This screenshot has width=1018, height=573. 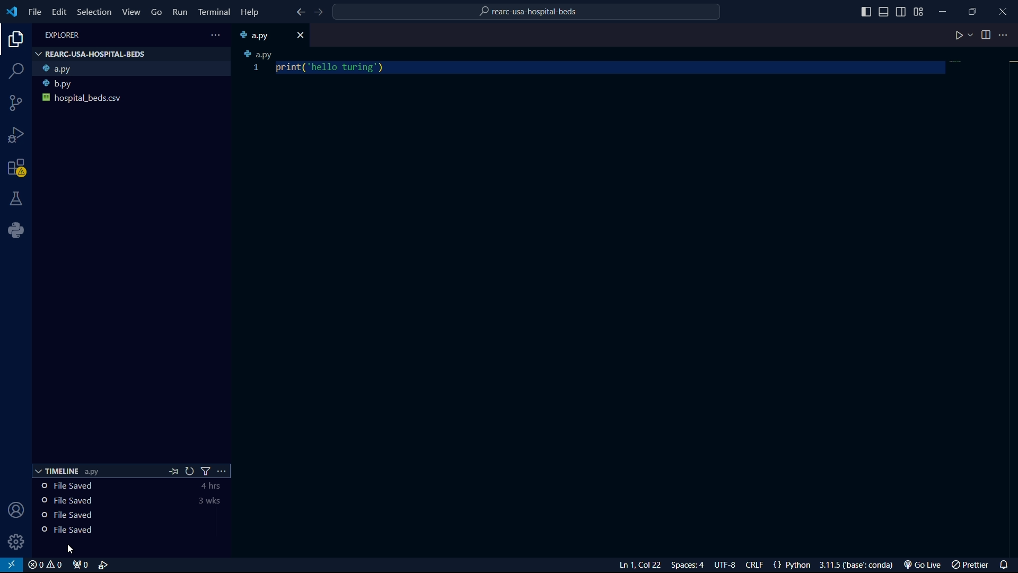 What do you see at coordinates (885, 12) in the screenshot?
I see `toggle panel` at bounding box center [885, 12].